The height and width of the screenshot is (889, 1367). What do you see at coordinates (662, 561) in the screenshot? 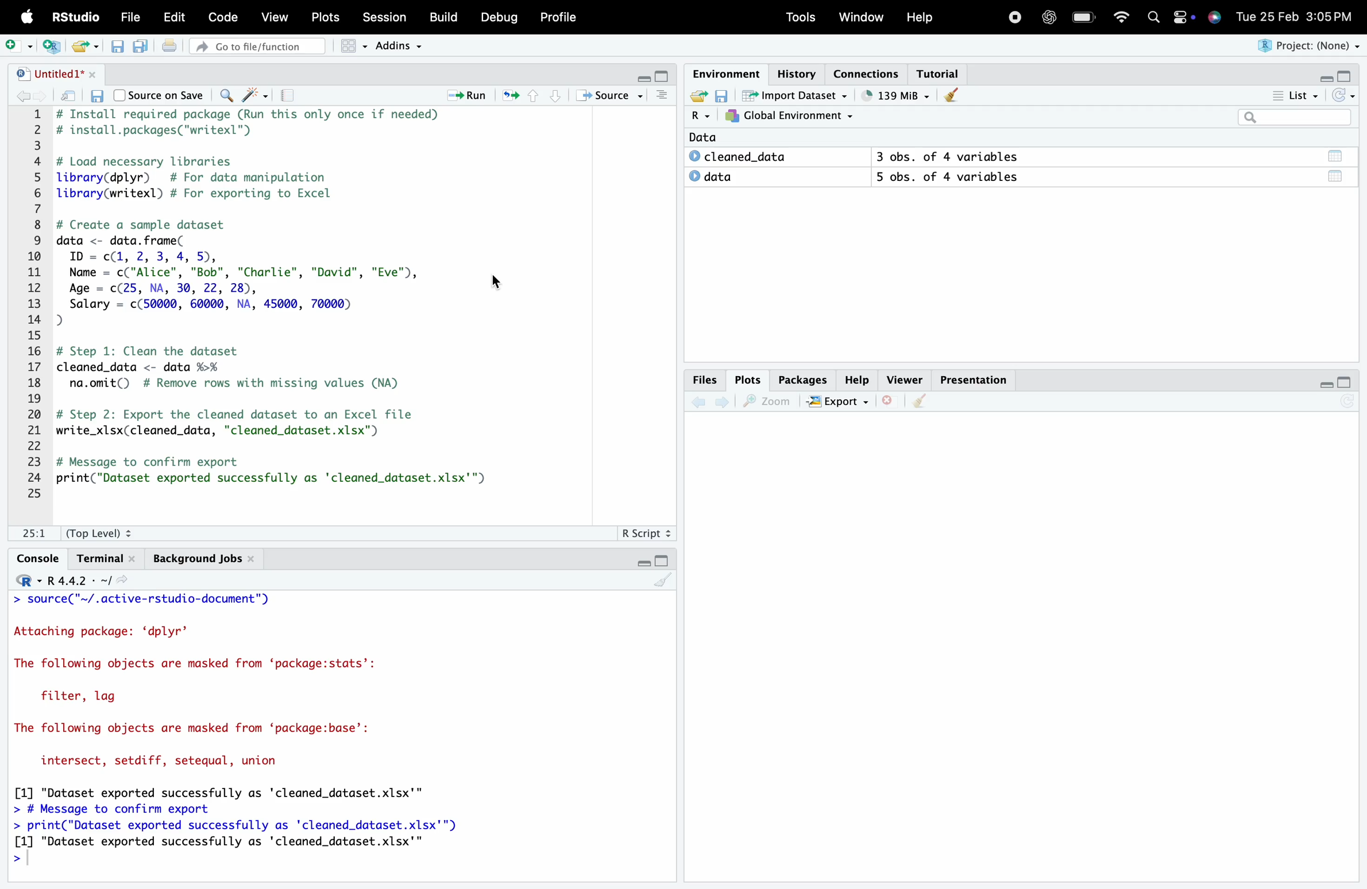
I see `Maximize` at bounding box center [662, 561].